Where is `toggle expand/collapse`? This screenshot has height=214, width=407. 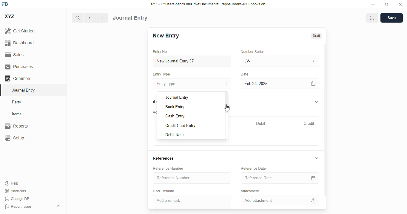 toggle expand/collapse is located at coordinates (317, 102).